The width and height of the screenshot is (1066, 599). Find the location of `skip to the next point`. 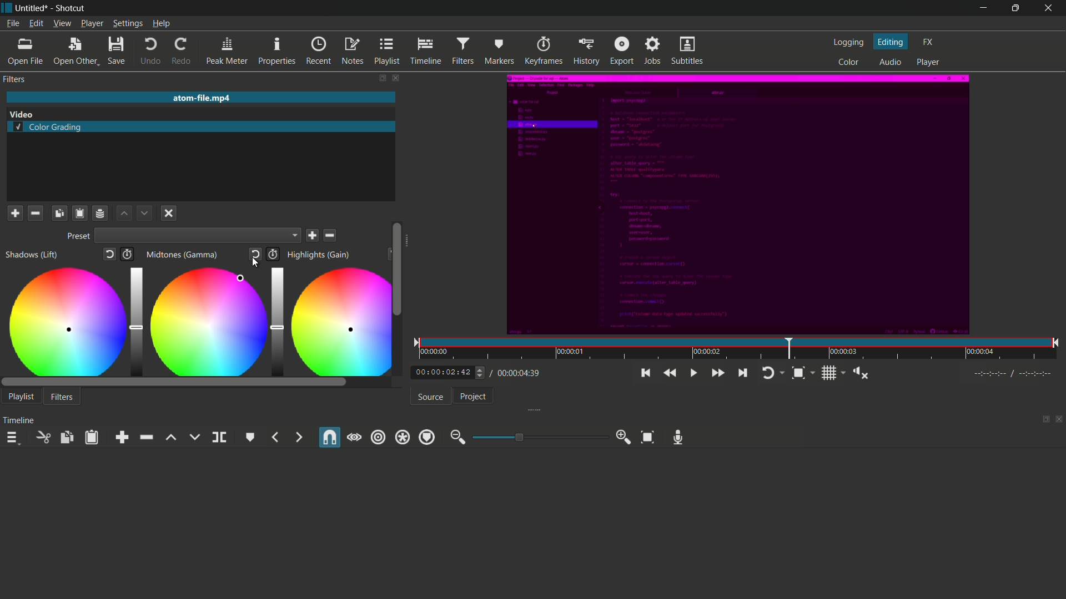

skip to the next point is located at coordinates (741, 373).